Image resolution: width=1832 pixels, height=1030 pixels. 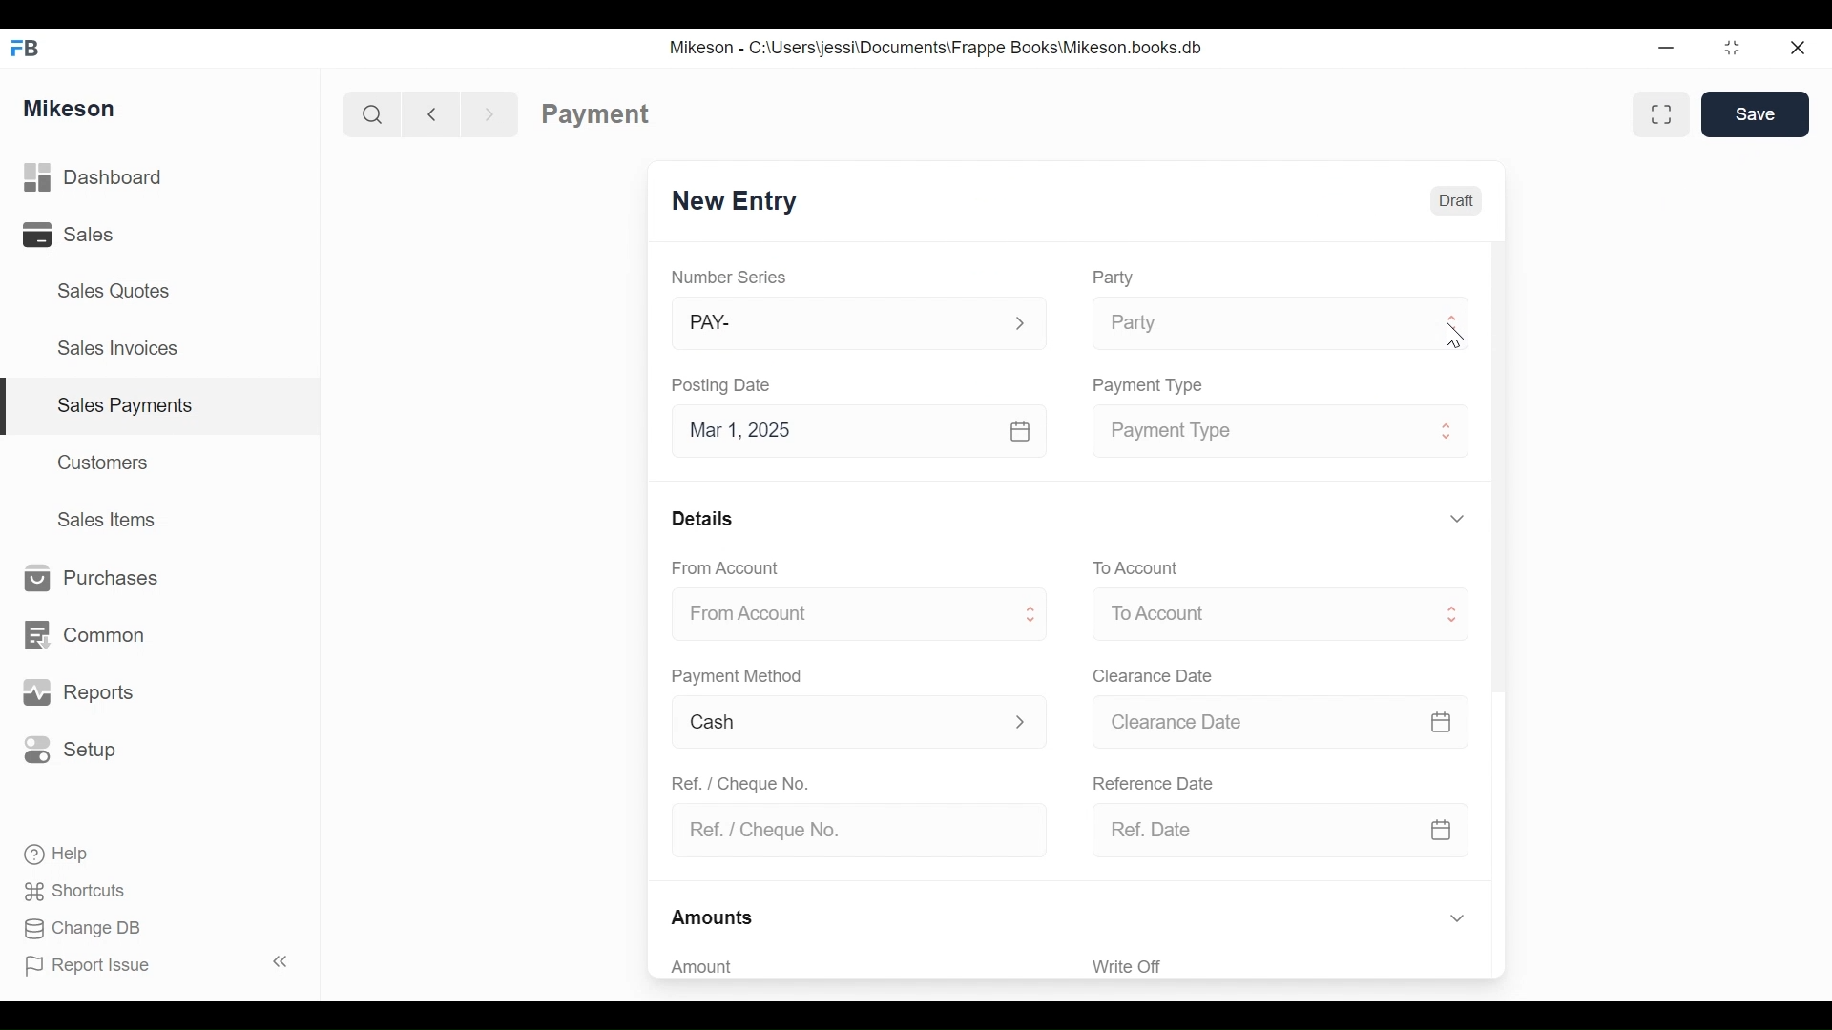 I want to click on Common, so click(x=94, y=626).